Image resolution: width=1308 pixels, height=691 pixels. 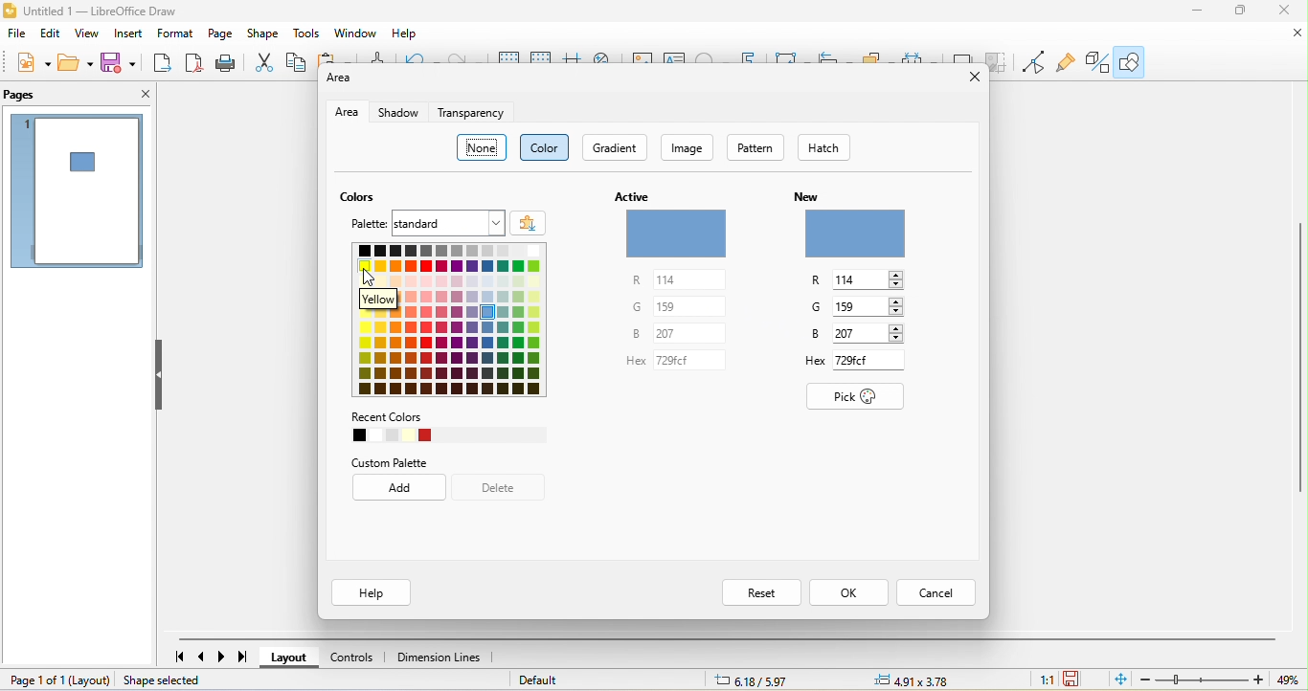 What do you see at coordinates (682, 306) in the screenshot?
I see `g 159` at bounding box center [682, 306].